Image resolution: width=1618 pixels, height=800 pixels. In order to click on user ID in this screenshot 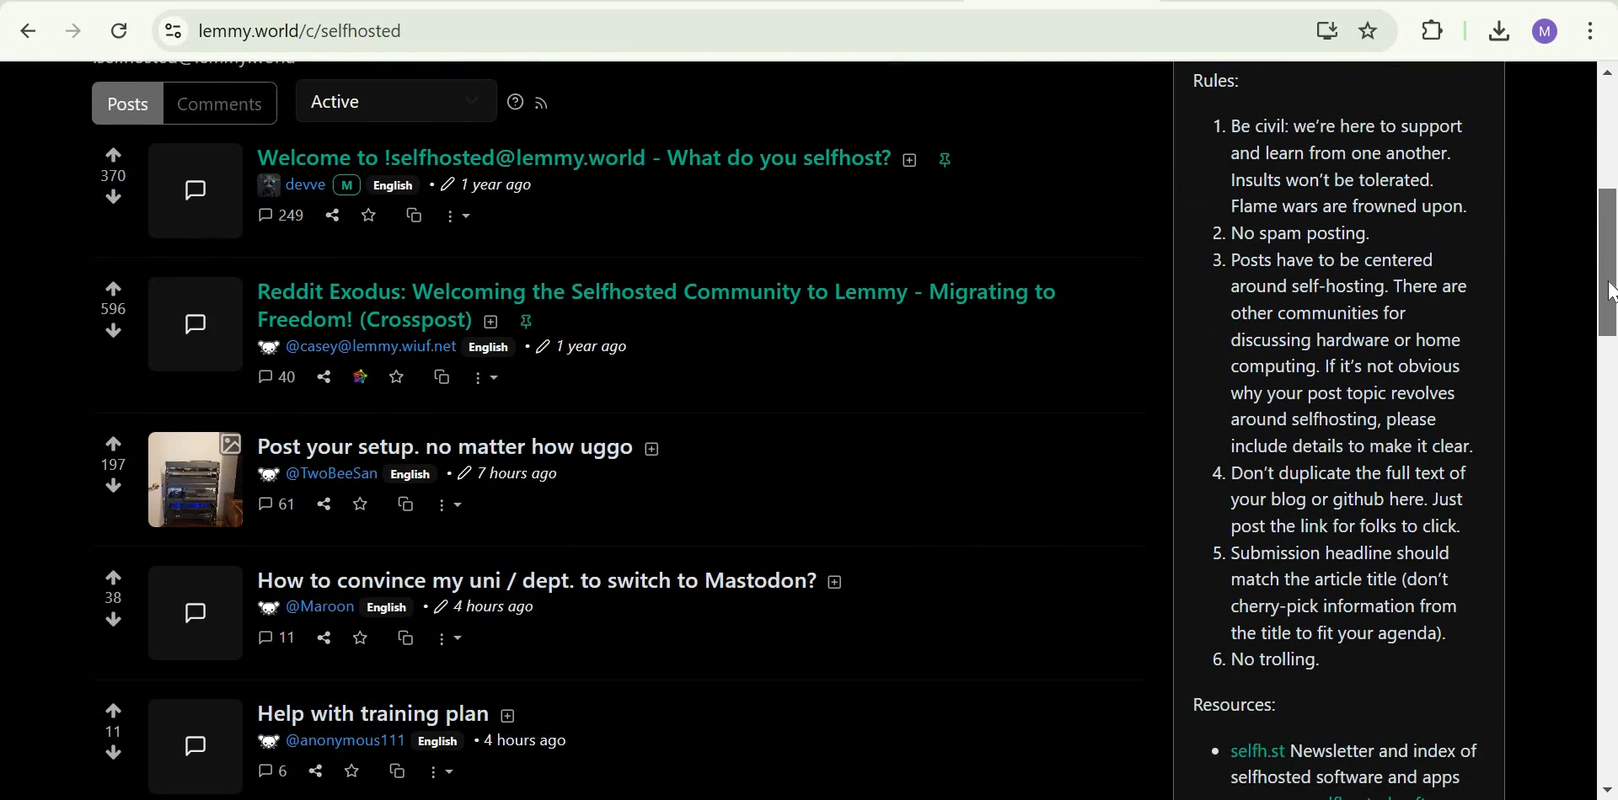, I will do `click(320, 607)`.